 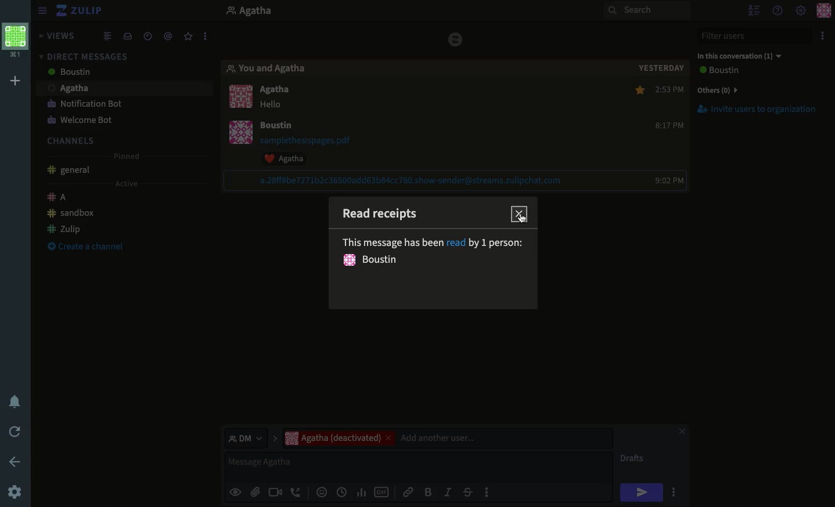 I want to click on Message, so click(x=420, y=467).